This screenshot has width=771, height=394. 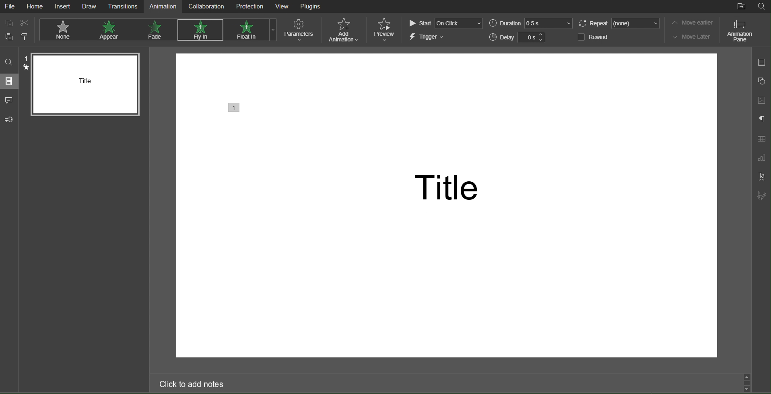 I want to click on Preview, so click(x=384, y=29).